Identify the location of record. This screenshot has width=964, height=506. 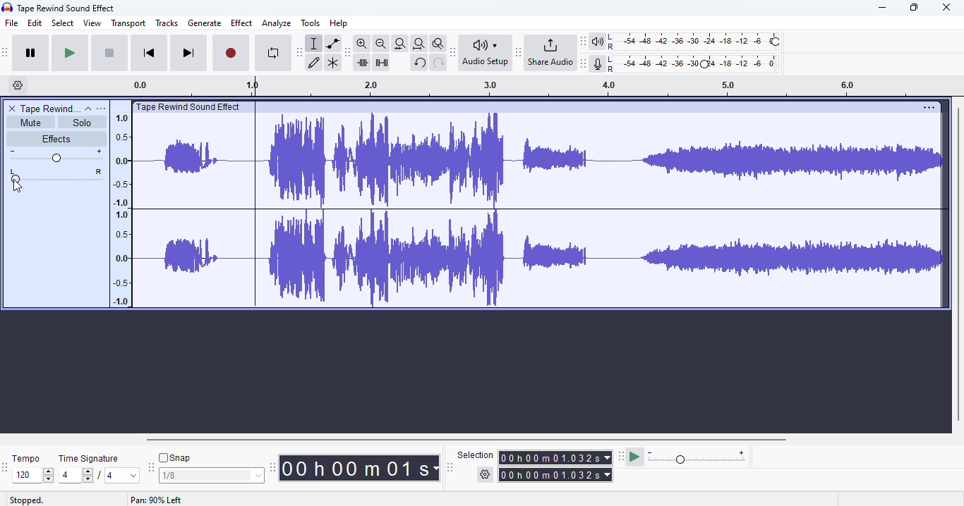
(231, 54).